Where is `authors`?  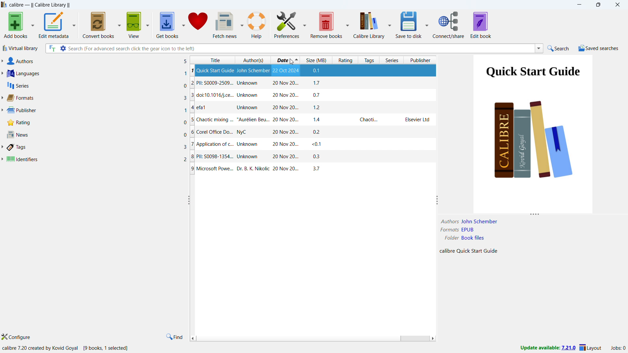
authors is located at coordinates (98, 61).